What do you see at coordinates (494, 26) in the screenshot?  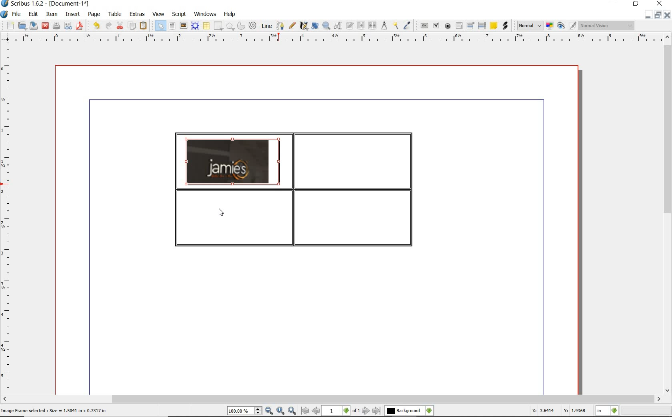 I see `text annotation` at bounding box center [494, 26].